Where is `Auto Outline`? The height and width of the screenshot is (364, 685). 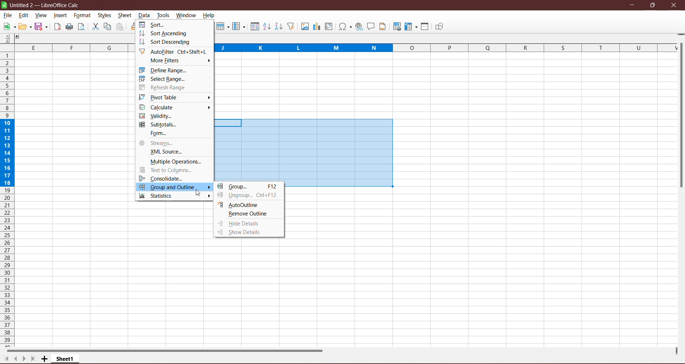
Auto Outline is located at coordinates (239, 204).